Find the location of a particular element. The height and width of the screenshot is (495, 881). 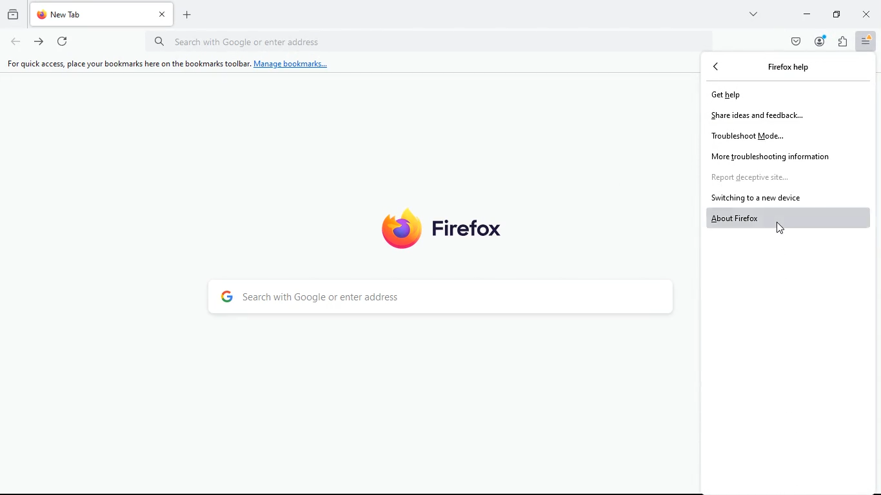

about firefox is located at coordinates (789, 217).